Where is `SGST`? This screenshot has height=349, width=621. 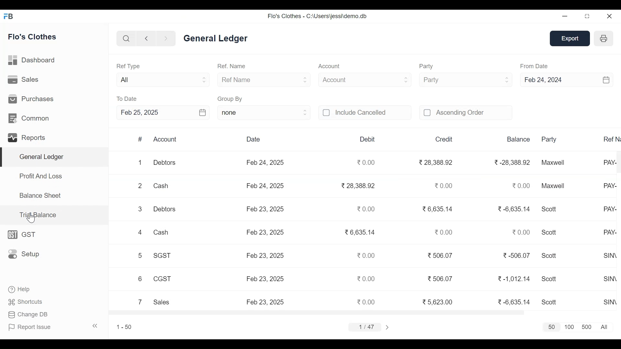
SGST is located at coordinates (161, 255).